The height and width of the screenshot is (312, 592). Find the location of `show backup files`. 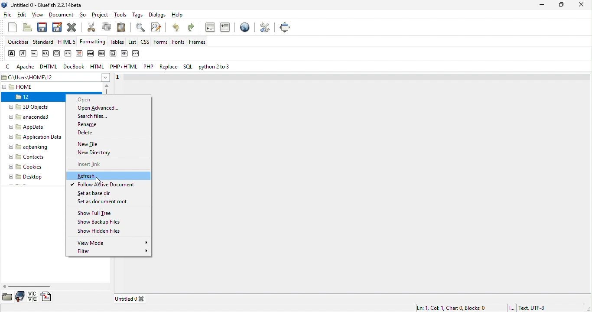

show backup files is located at coordinates (101, 223).